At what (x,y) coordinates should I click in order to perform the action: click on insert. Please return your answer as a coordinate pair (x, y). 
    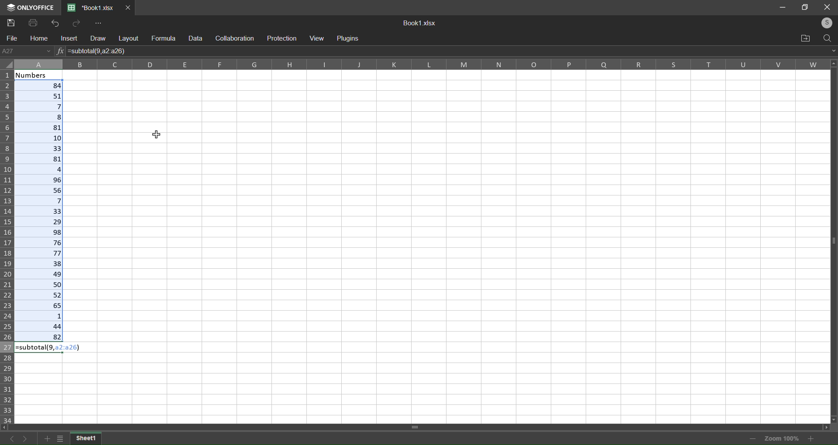
    Looking at the image, I should click on (68, 39).